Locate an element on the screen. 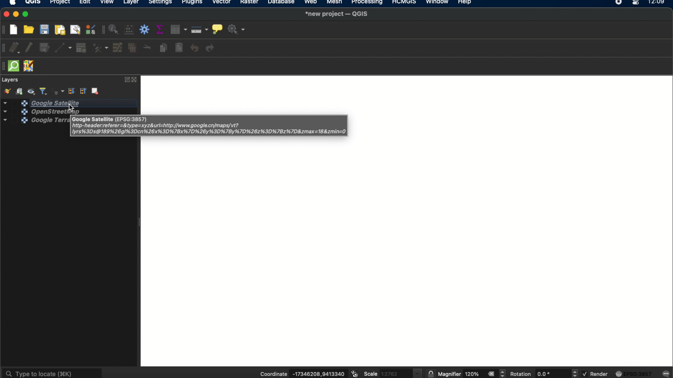  quickOSm is located at coordinates (15, 66).